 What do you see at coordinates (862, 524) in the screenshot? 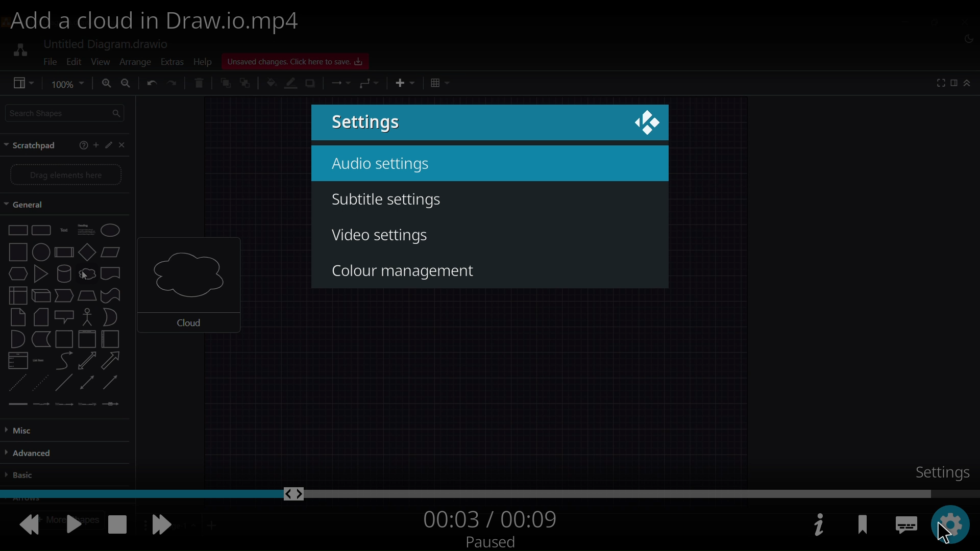
I see `bookmark` at bounding box center [862, 524].